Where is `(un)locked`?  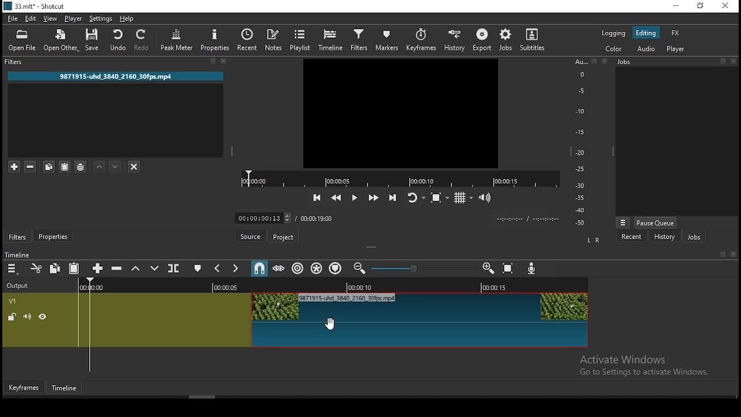 (un)locked is located at coordinates (13, 317).